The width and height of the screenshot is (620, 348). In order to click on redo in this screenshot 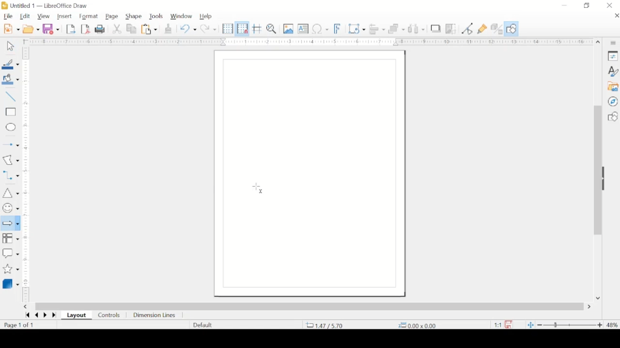, I will do `click(208, 28)`.